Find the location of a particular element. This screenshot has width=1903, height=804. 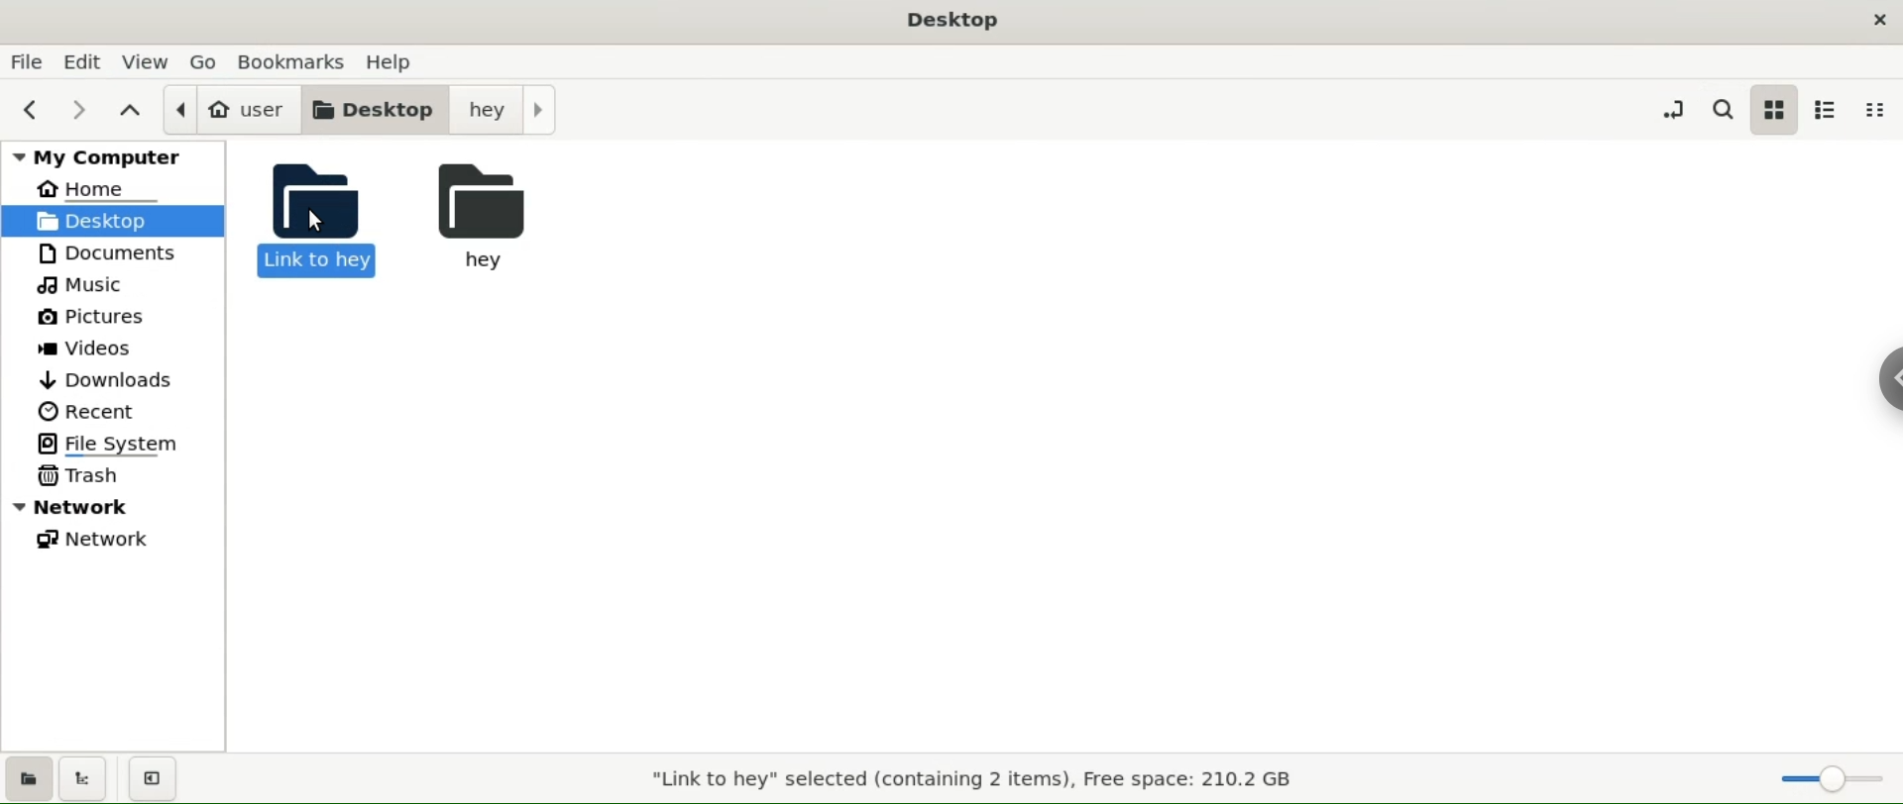

parent folders is located at coordinates (132, 110).